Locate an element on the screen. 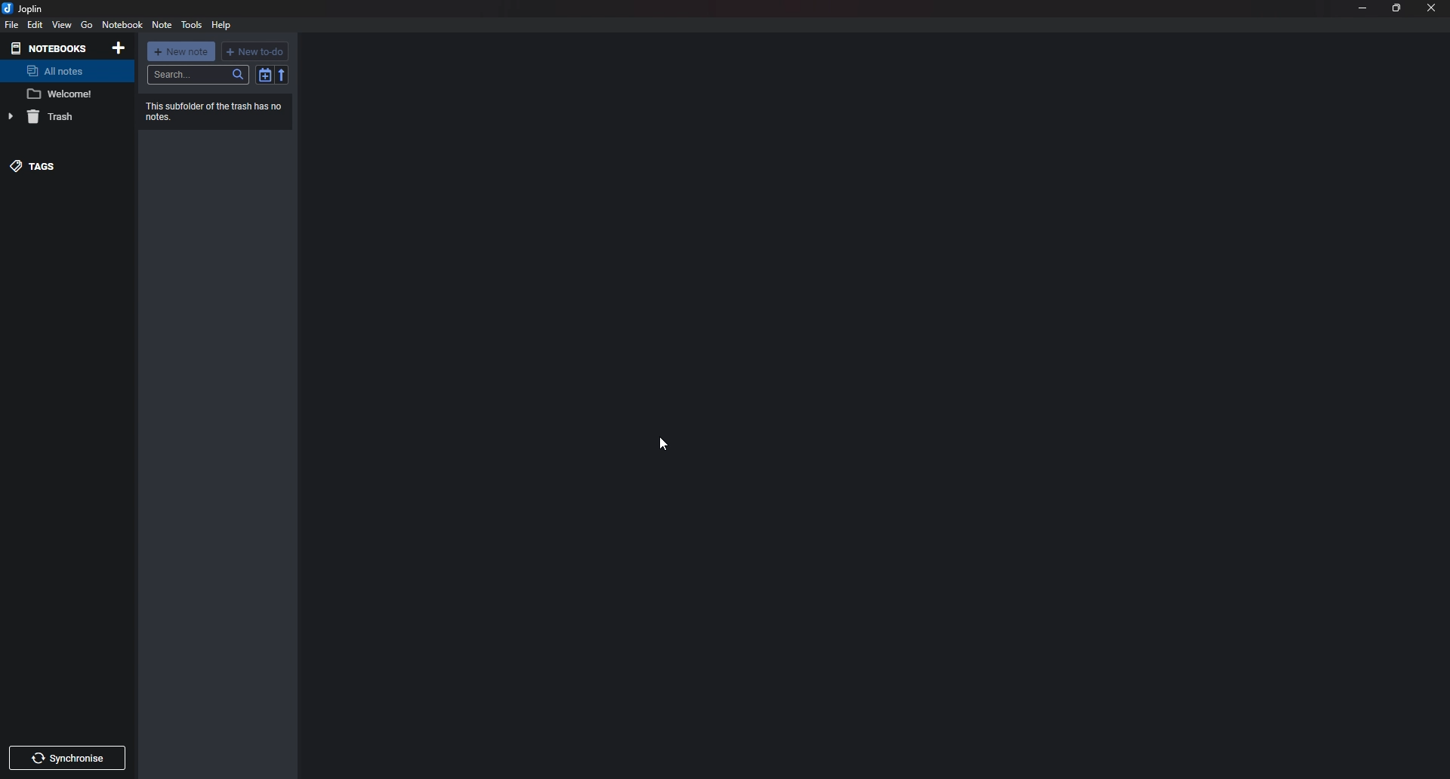 The image size is (1450, 779). help is located at coordinates (221, 26).